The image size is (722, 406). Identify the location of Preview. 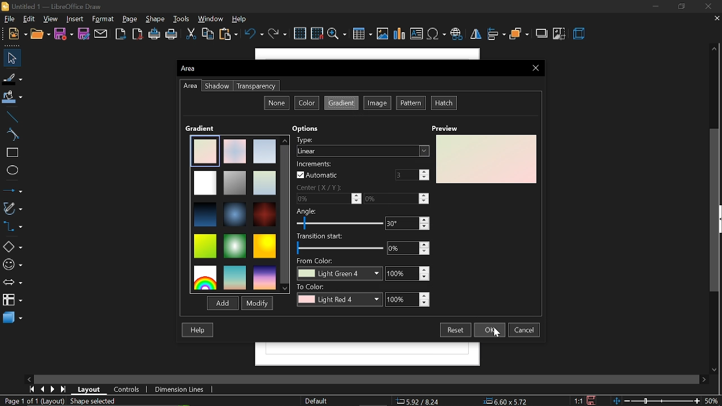
(486, 160).